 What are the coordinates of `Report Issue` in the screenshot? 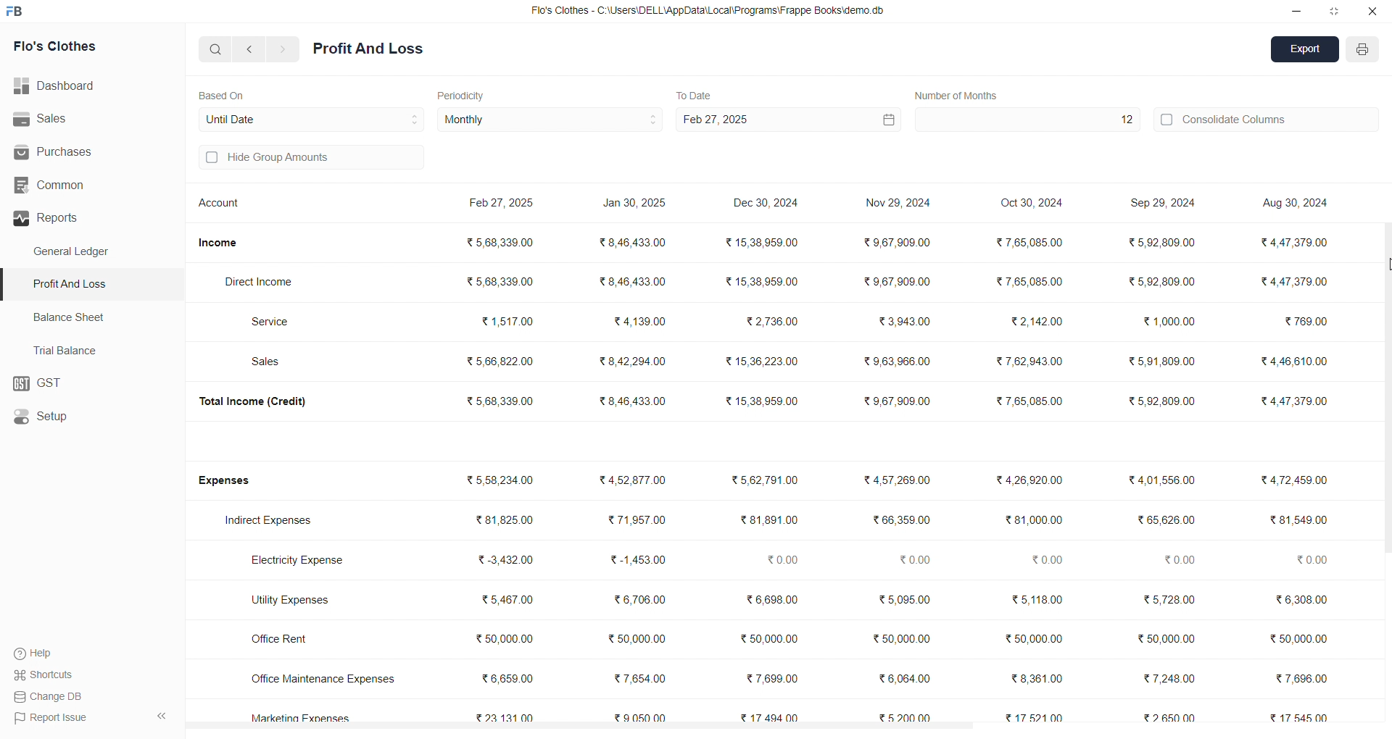 It's located at (51, 717).